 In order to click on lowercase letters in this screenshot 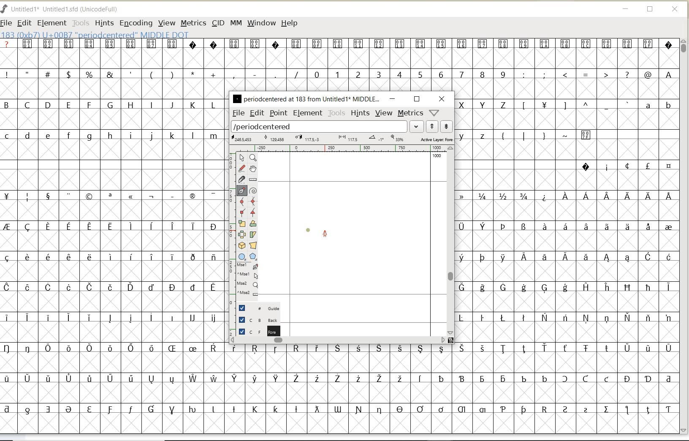, I will do `click(477, 135)`.